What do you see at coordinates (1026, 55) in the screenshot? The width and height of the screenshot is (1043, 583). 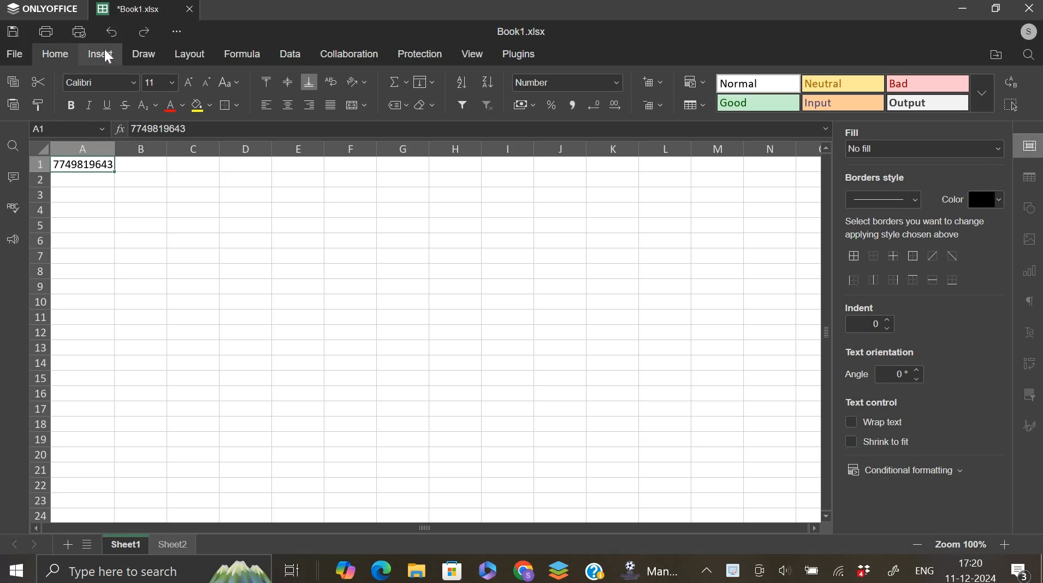 I see `find` at bounding box center [1026, 55].